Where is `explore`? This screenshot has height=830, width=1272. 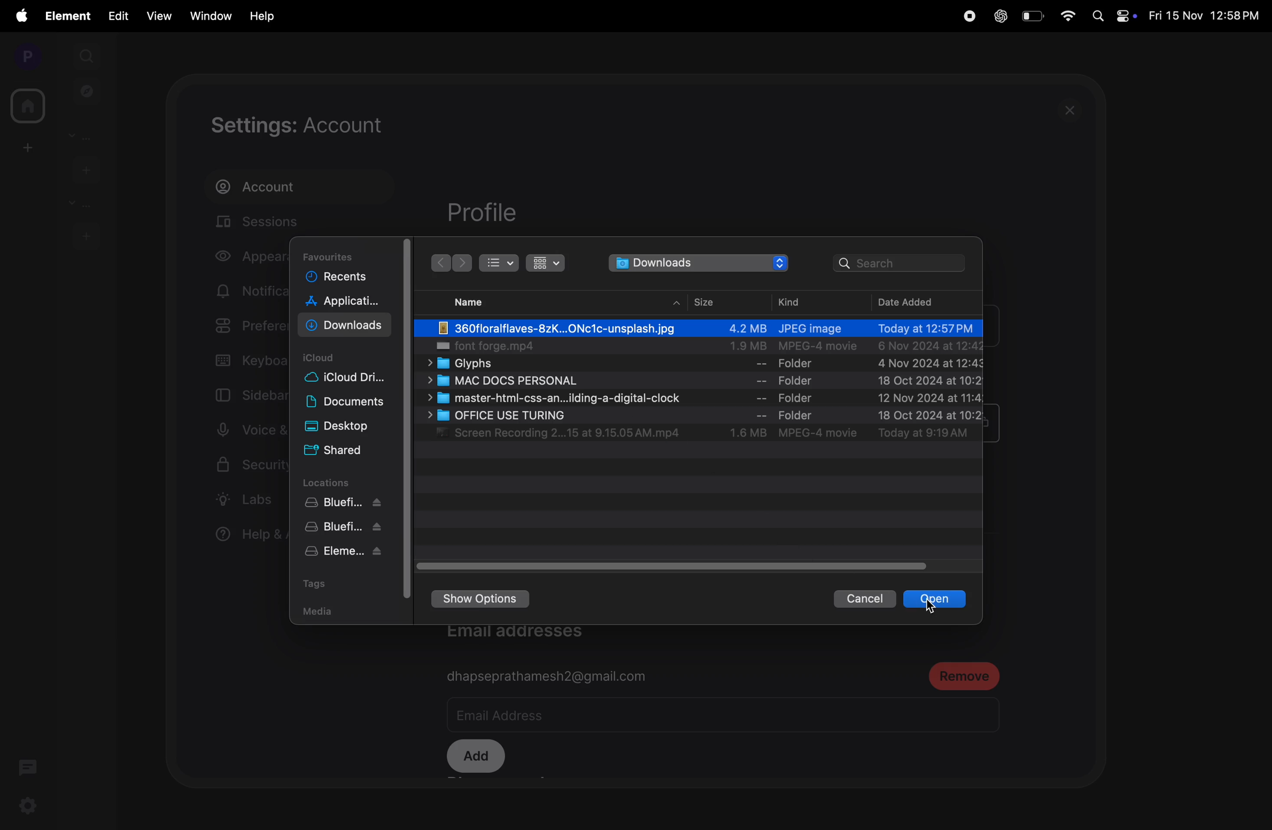 explore is located at coordinates (87, 90).